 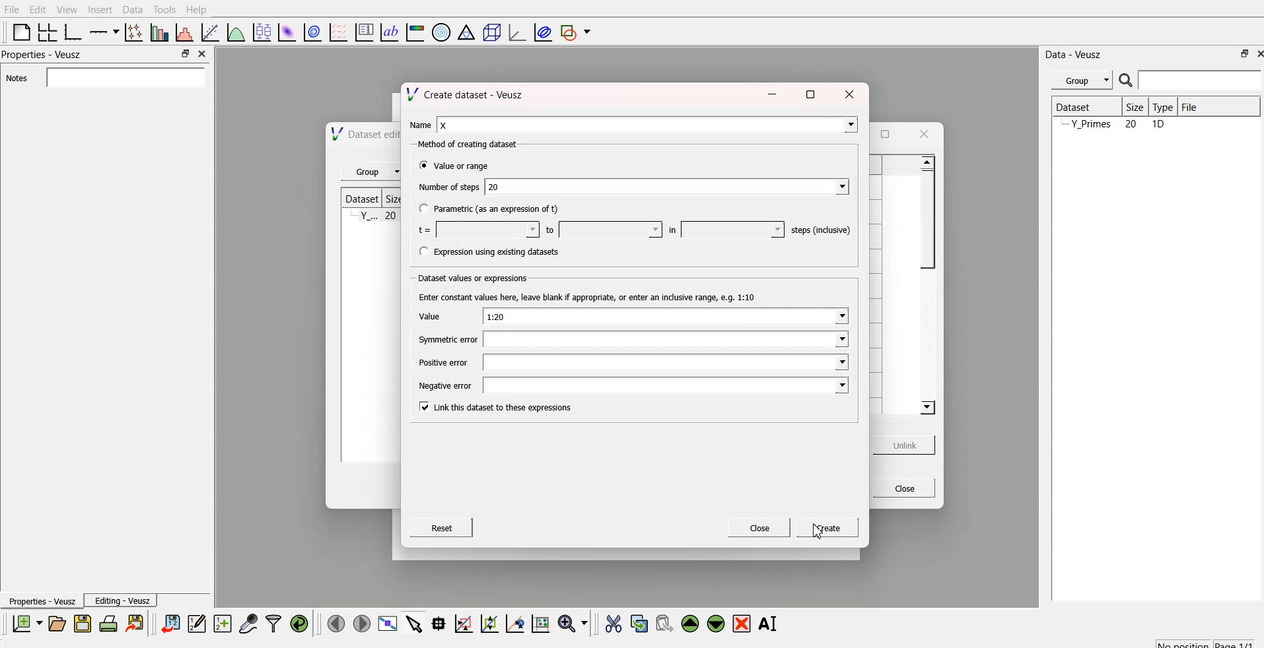 What do you see at coordinates (164, 9) in the screenshot?
I see `Tools` at bounding box center [164, 9].